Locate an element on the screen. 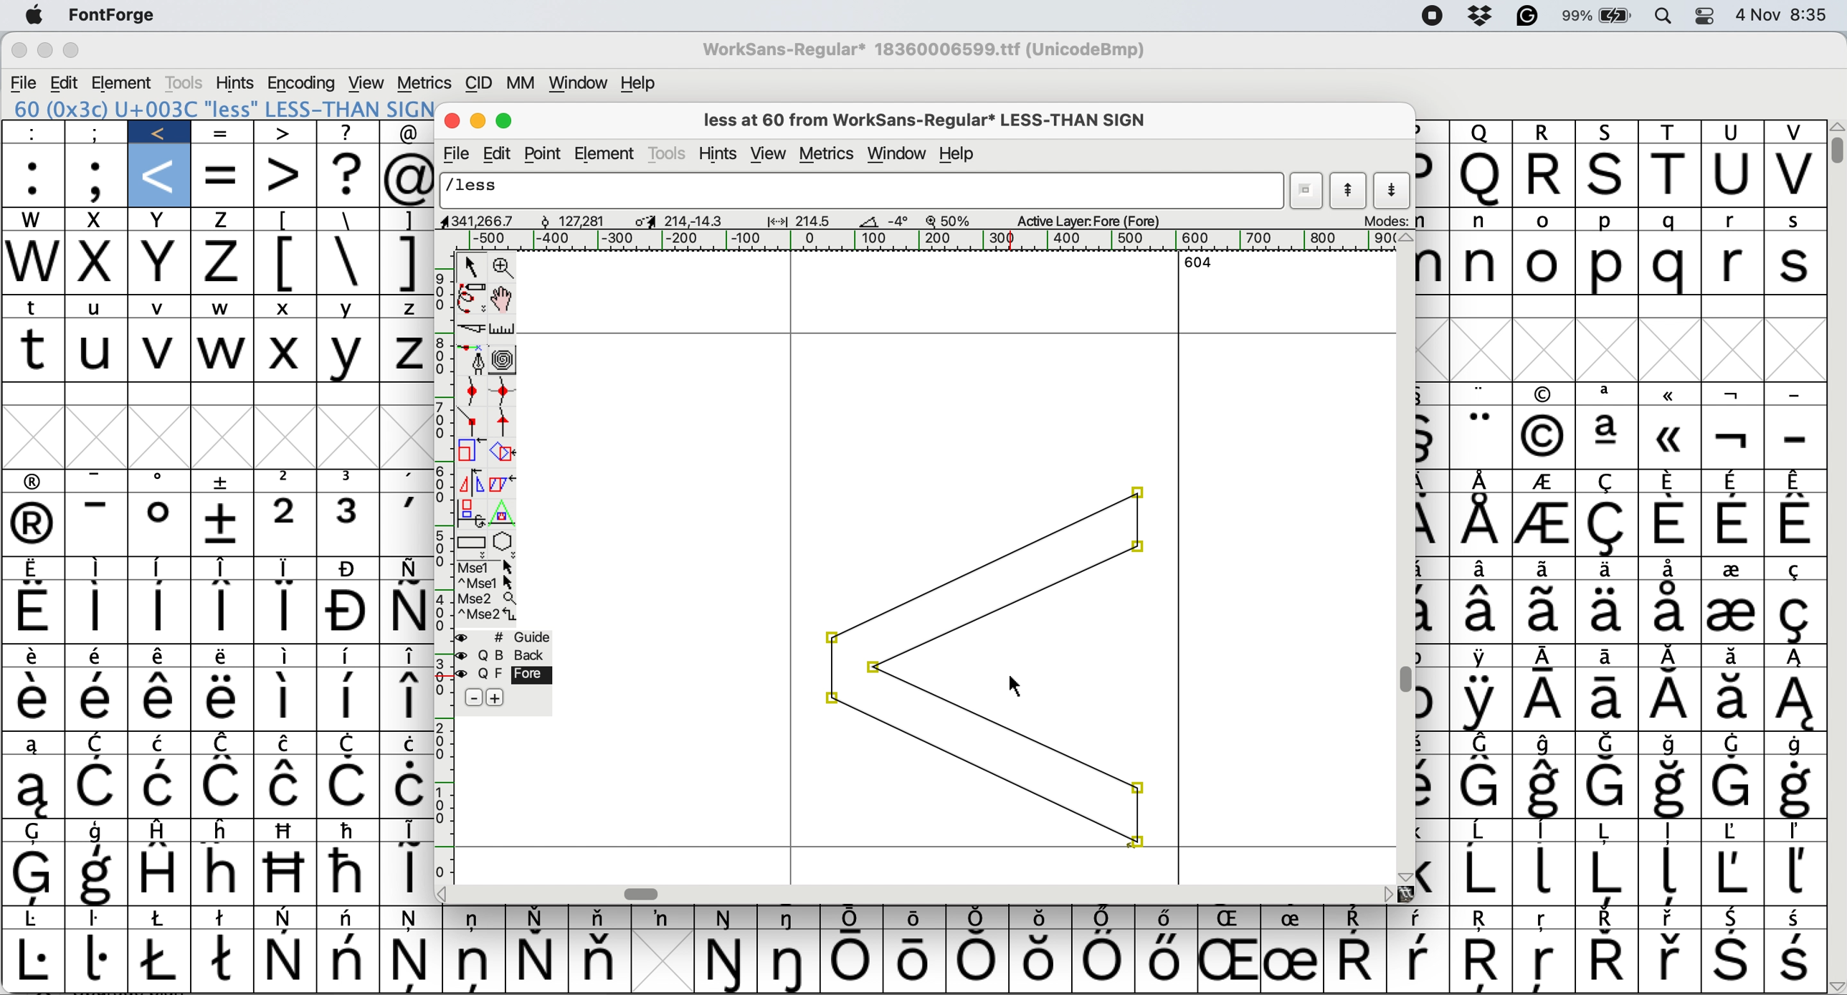 Image resolution: width=1847 pixels, height=995 pixels. metrics is located at coordinates (827, 154).